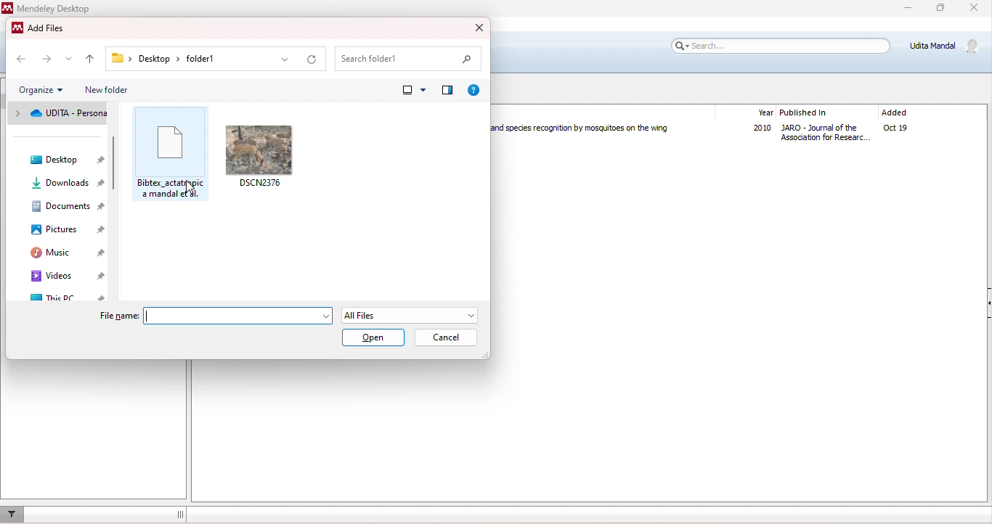 The width and height of the screenshot is (992, 524). What do you see at coordinates (259, 158) in the screenshot?
I see `DSCN2376` at bounding box center [259, 158].